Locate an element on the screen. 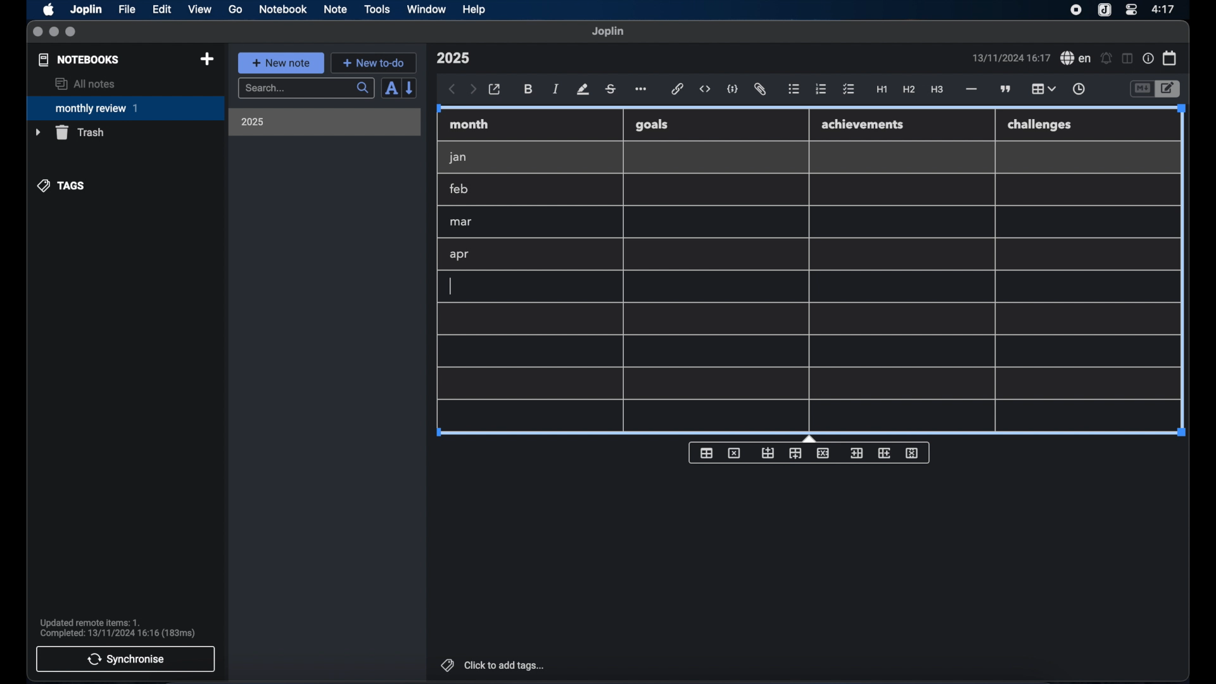  synchronise is located at coordinates (125, 659).